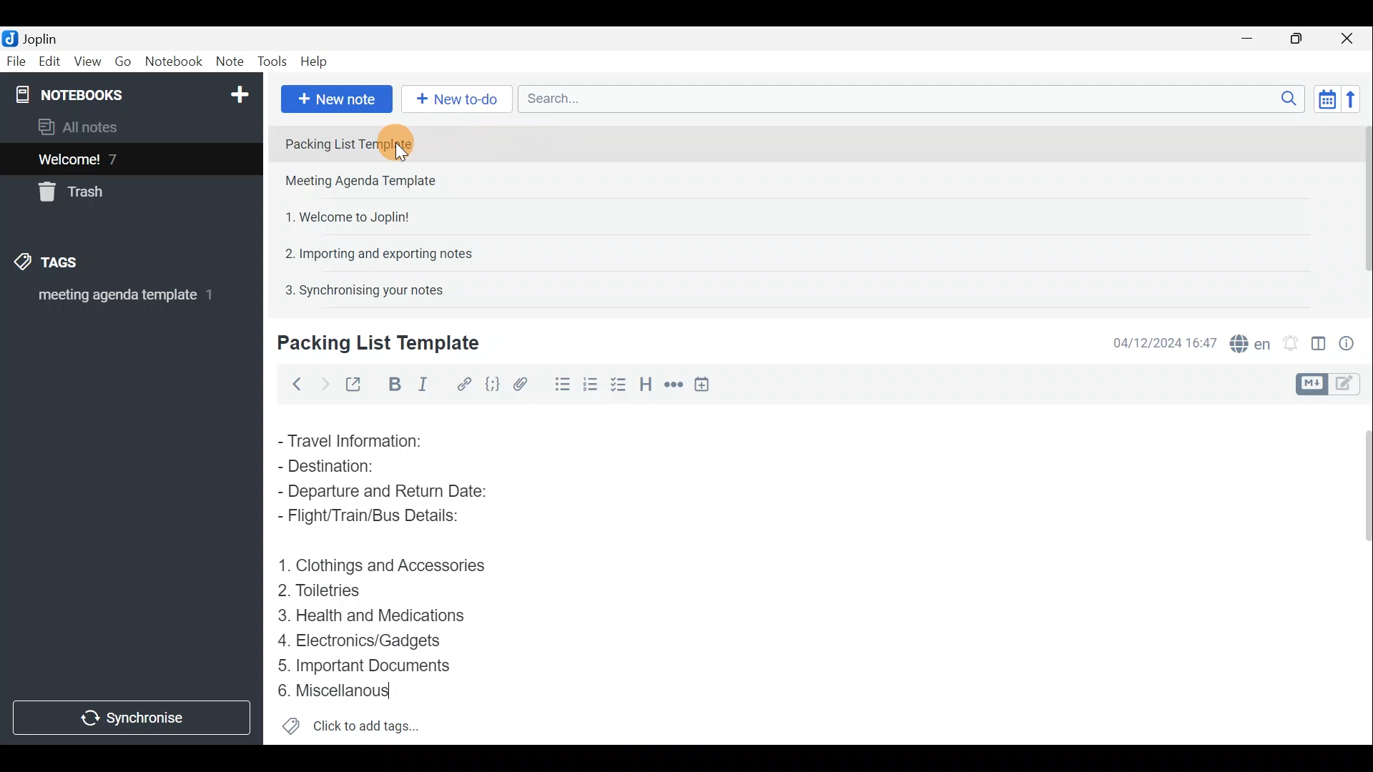 This screenshot has width=1373, height=772. I want to click on Checkbox, so click(590, 382).